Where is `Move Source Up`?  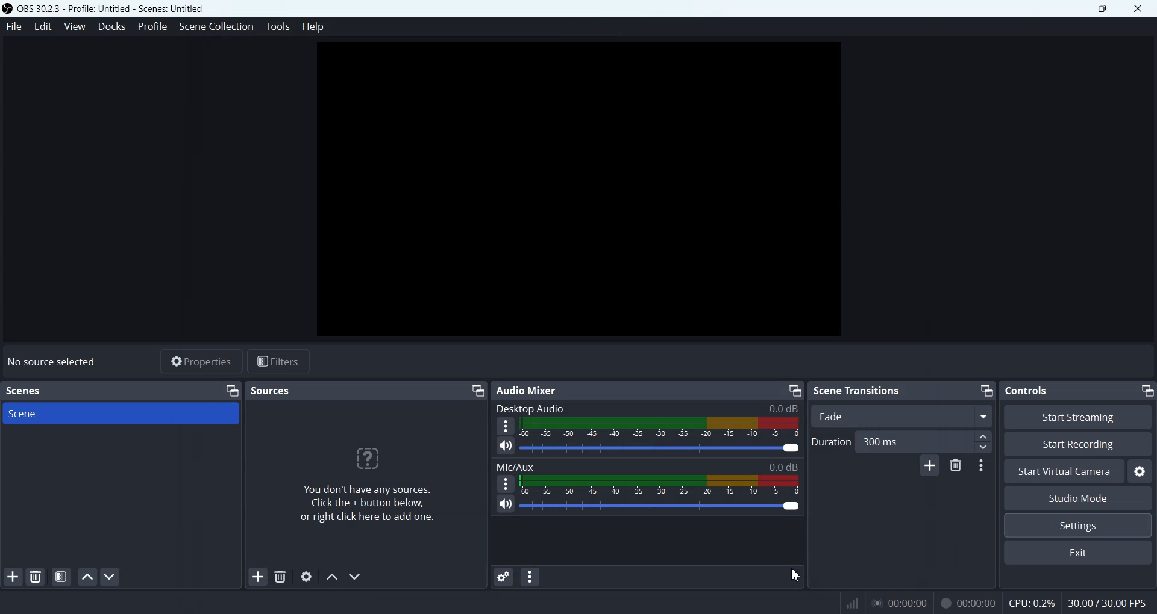
Move Source Up is located at coordinates (331, 578).